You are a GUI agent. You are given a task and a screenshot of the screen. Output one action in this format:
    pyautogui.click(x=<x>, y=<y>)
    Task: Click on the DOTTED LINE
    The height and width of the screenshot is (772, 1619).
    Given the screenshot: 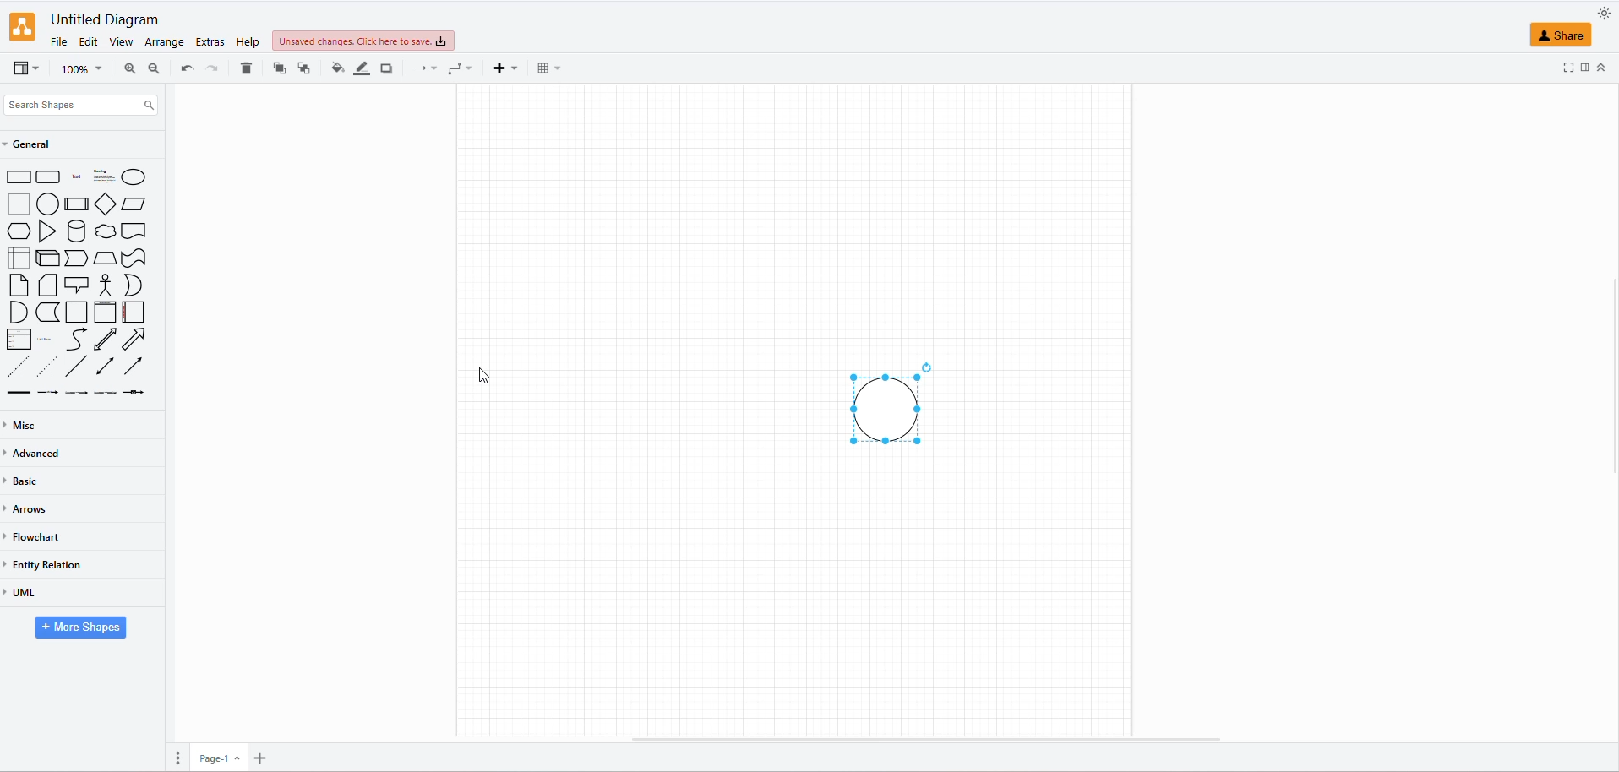 What is the action you would take?
    pyautogui.click(x=43, y=364)
    